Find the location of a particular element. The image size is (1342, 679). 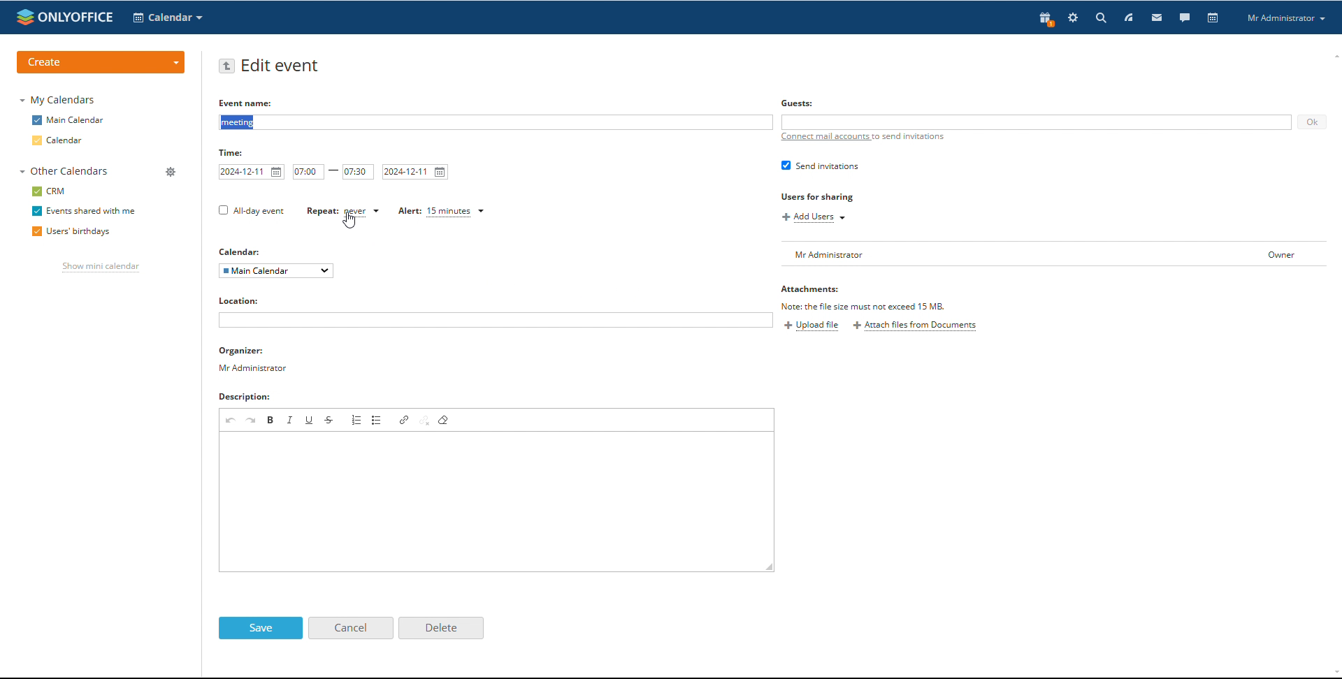

unlink is located at coordinates (426, 420).